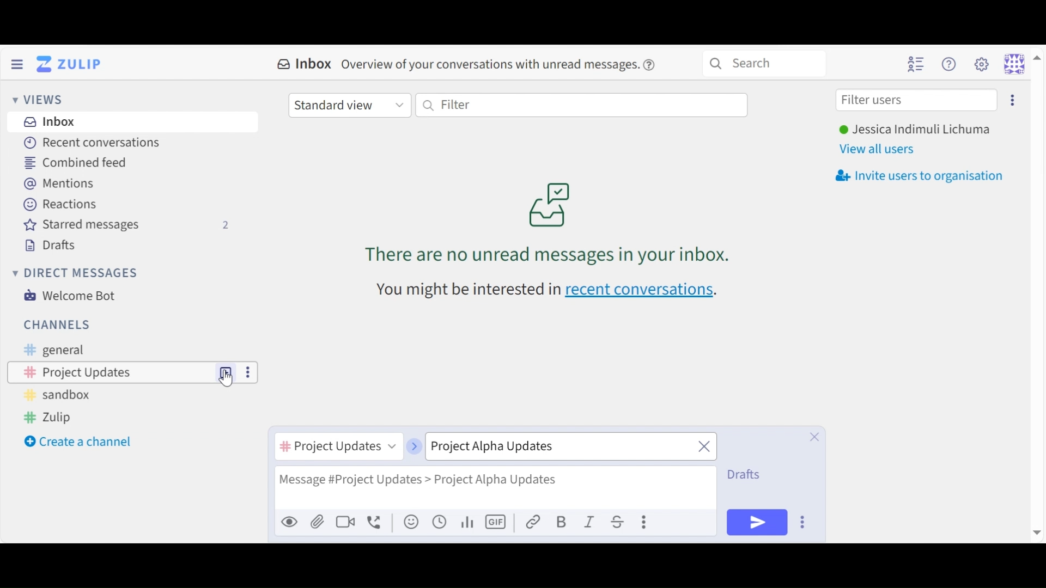 The width and height of the screenshot is (1046, 588). I want to click on Inbox, so click(305, 64).